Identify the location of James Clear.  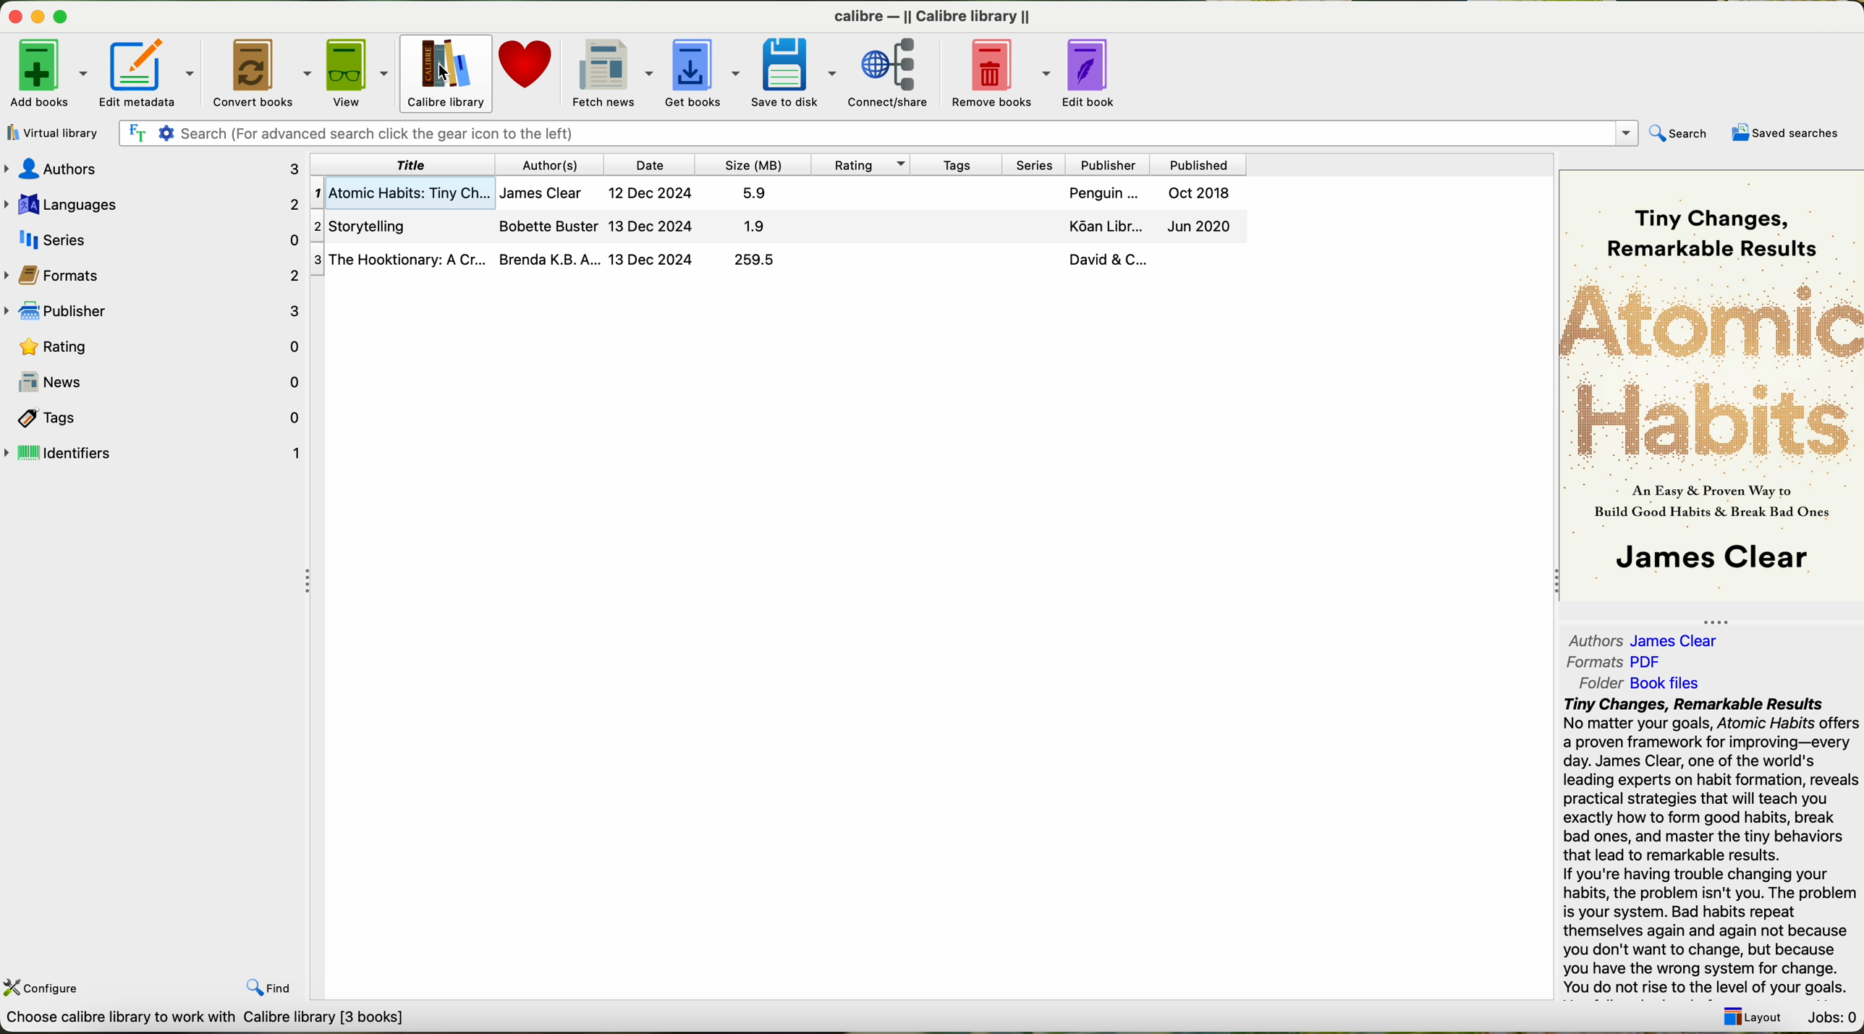
(1710, 560).